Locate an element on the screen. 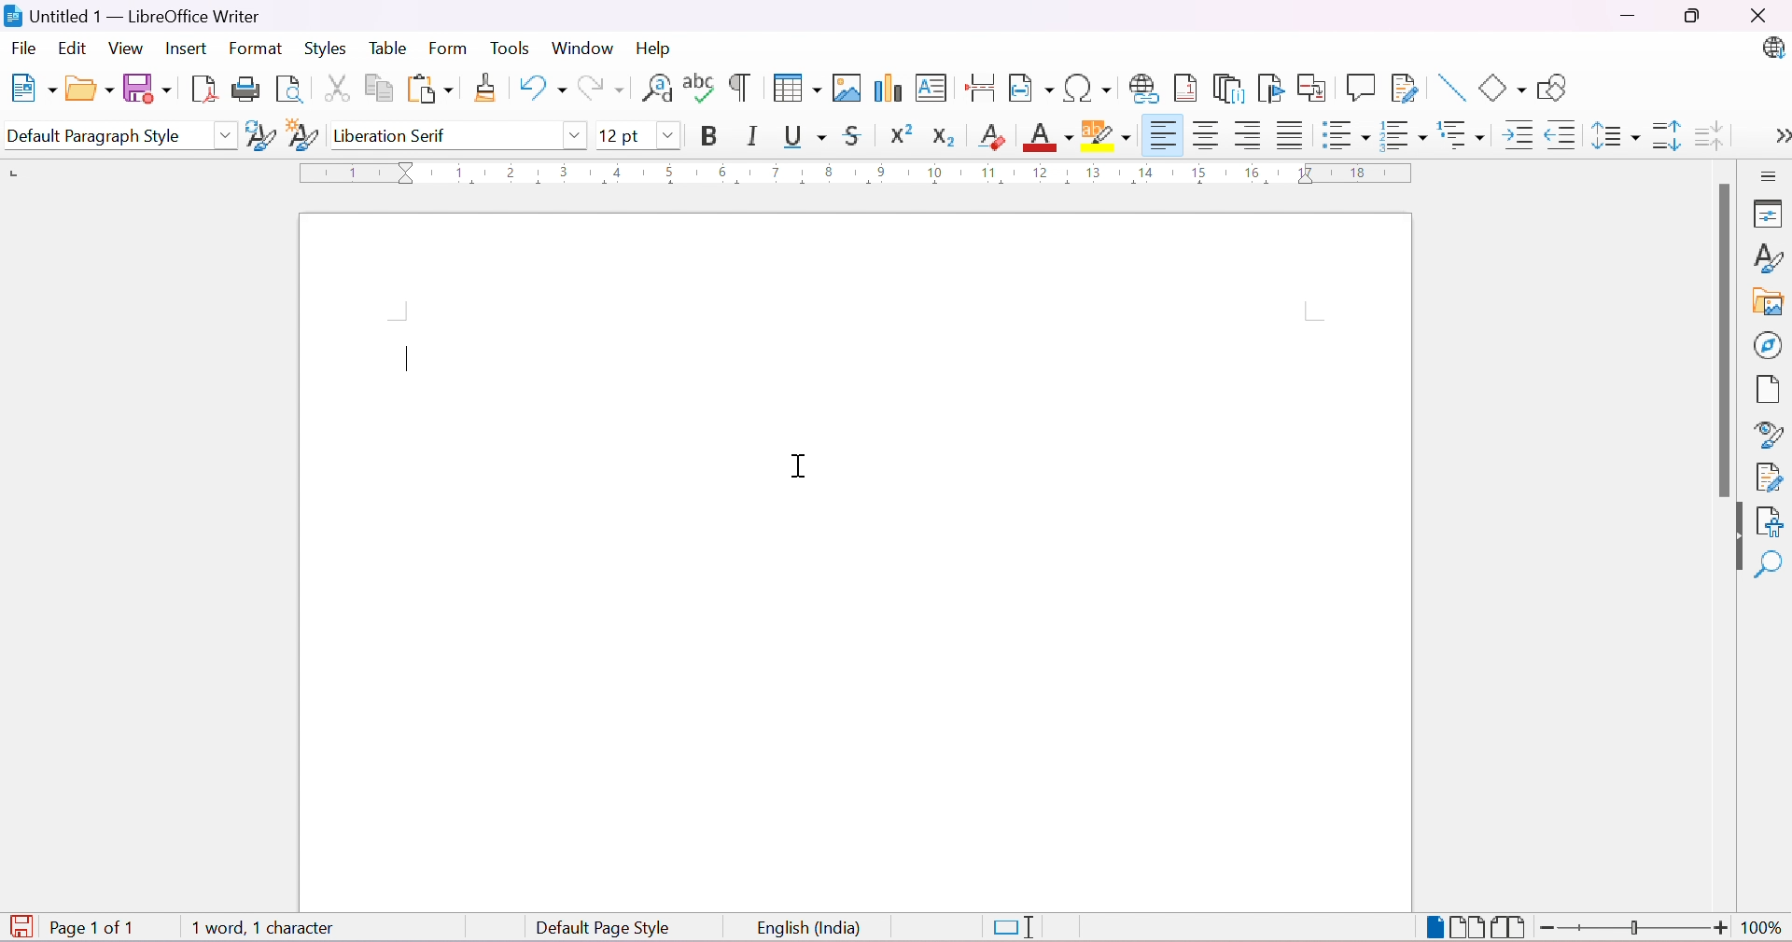 The height and width of the screenshot is (942, 1792). Table is located at coordinates (385, 48).